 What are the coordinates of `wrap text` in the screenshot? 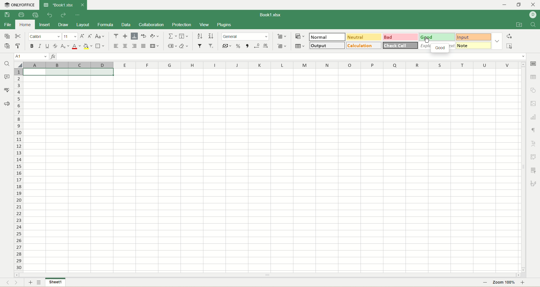 It's located at (143, 36).